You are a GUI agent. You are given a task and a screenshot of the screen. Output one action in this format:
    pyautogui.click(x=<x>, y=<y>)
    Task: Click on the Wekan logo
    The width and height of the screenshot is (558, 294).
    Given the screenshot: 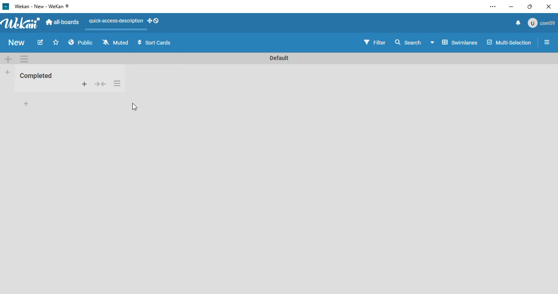 What is the action you would take?
    pyautogui.click(x=6, y=7)
    